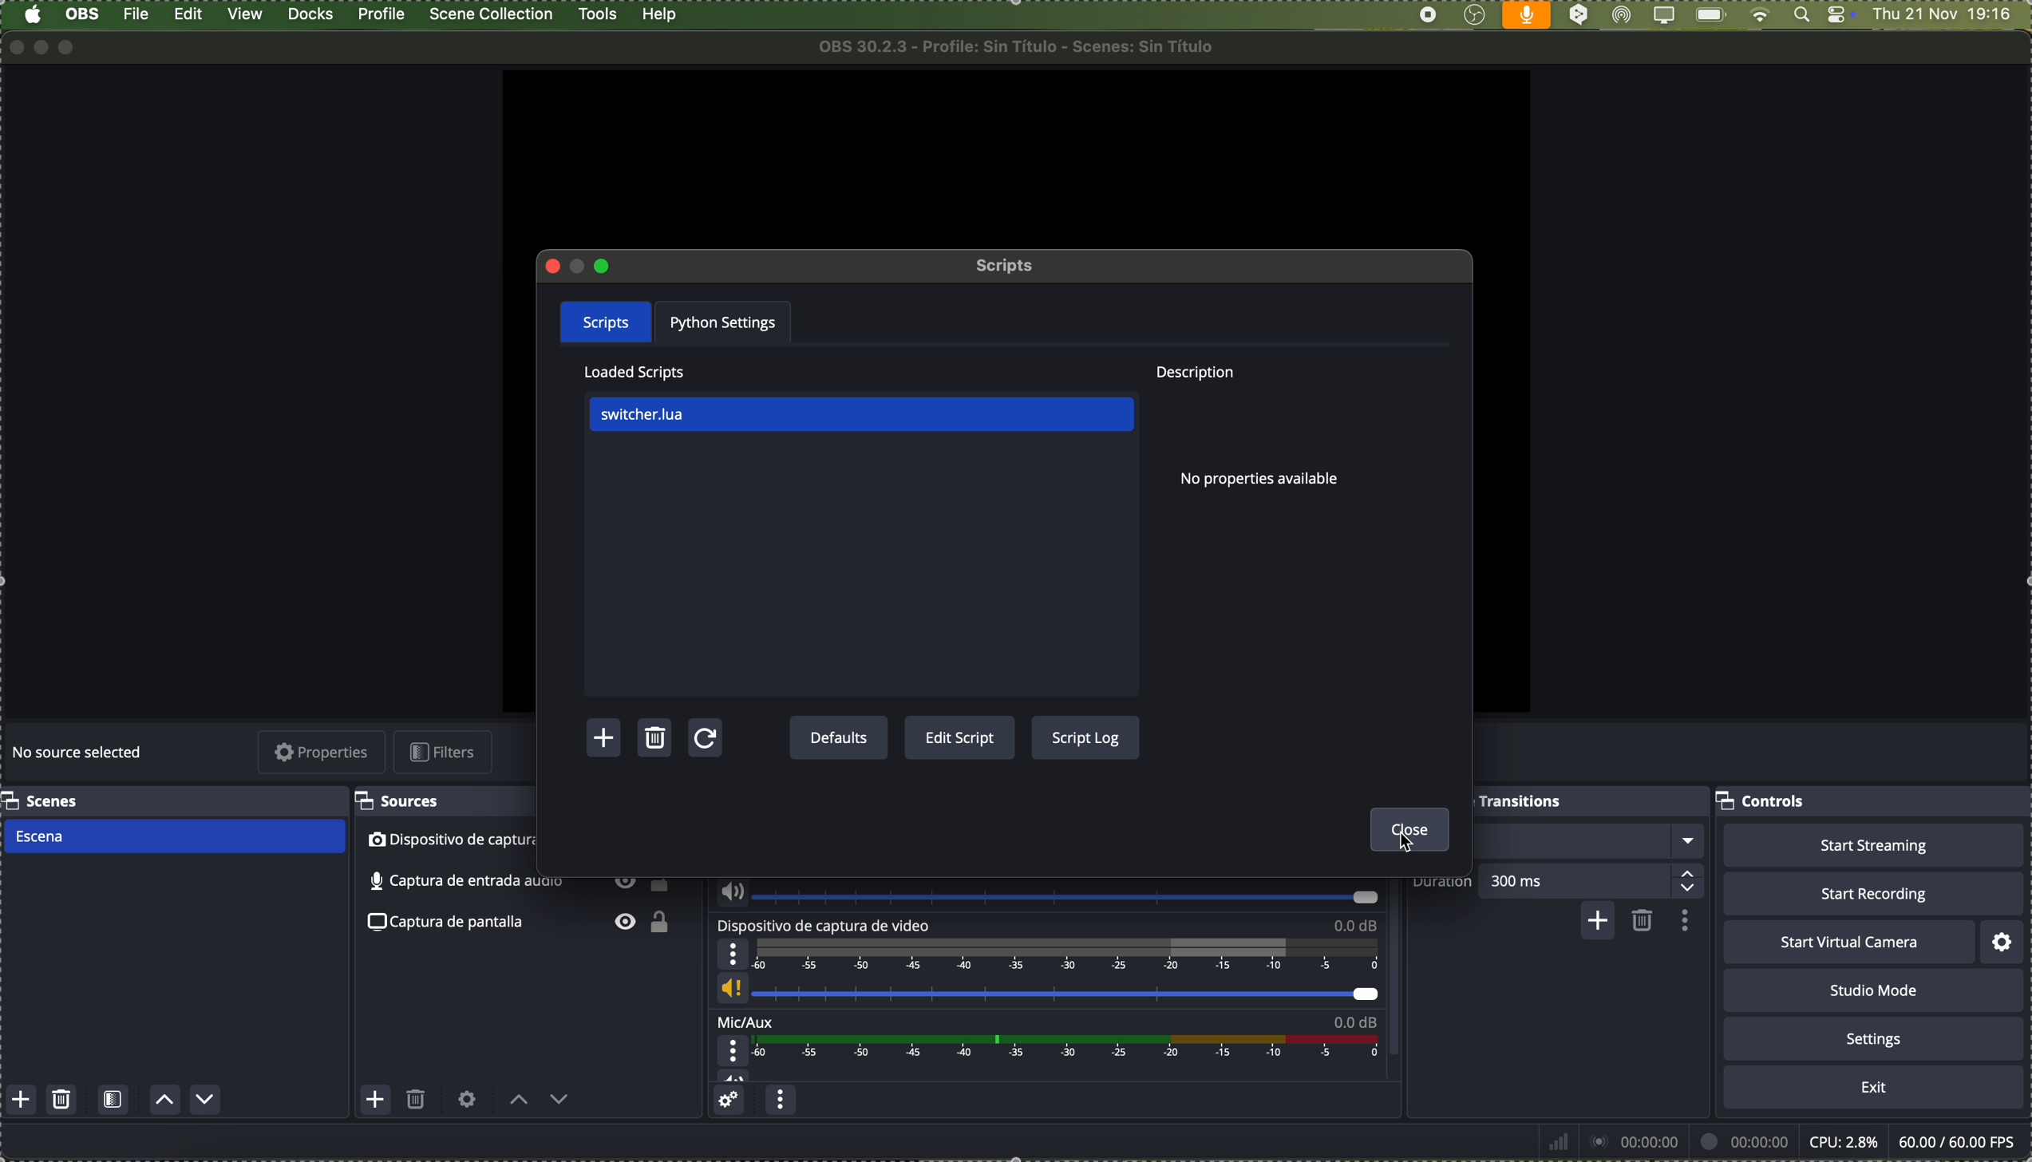 Image resolution: width=2032 pixels, height=1162 pixels. I want to click on Apple icon, so click(32, 15).